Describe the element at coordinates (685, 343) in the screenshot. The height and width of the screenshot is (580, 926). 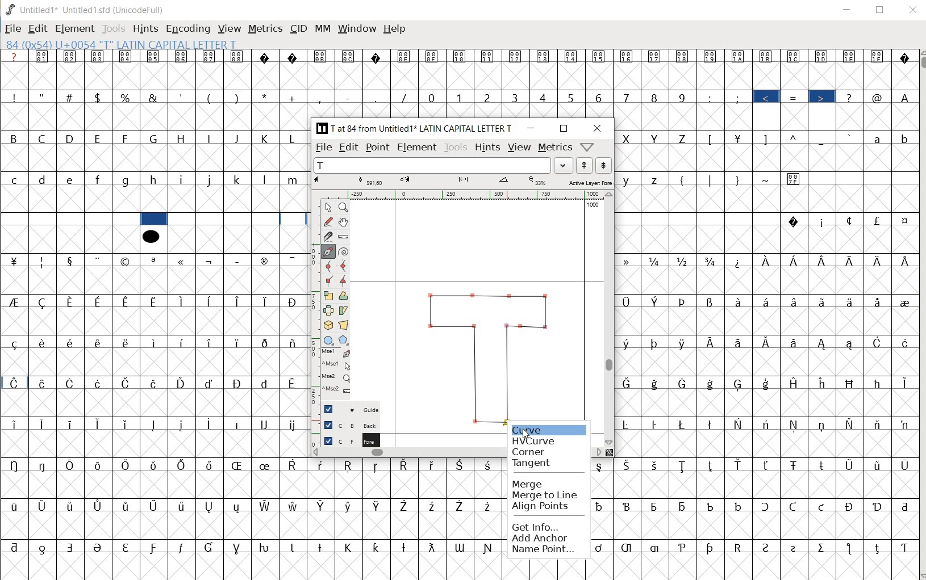
I see `Symbol` at that location.